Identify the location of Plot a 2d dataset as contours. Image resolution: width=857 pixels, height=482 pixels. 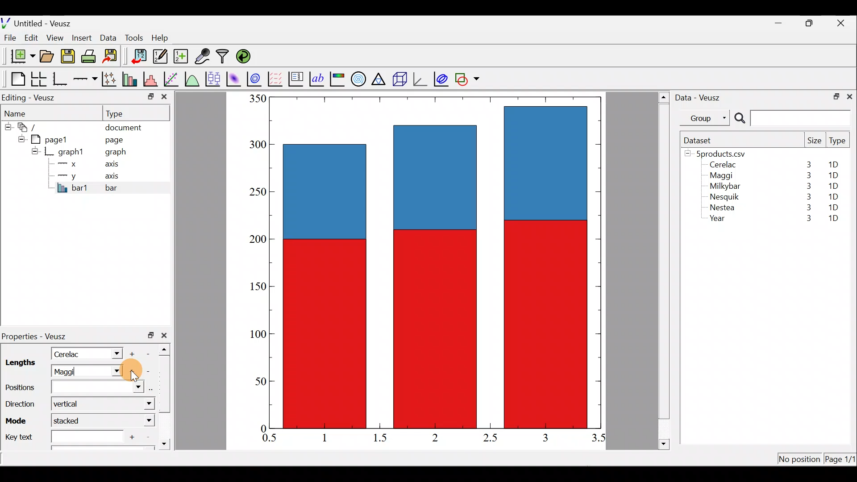
(256, 79).